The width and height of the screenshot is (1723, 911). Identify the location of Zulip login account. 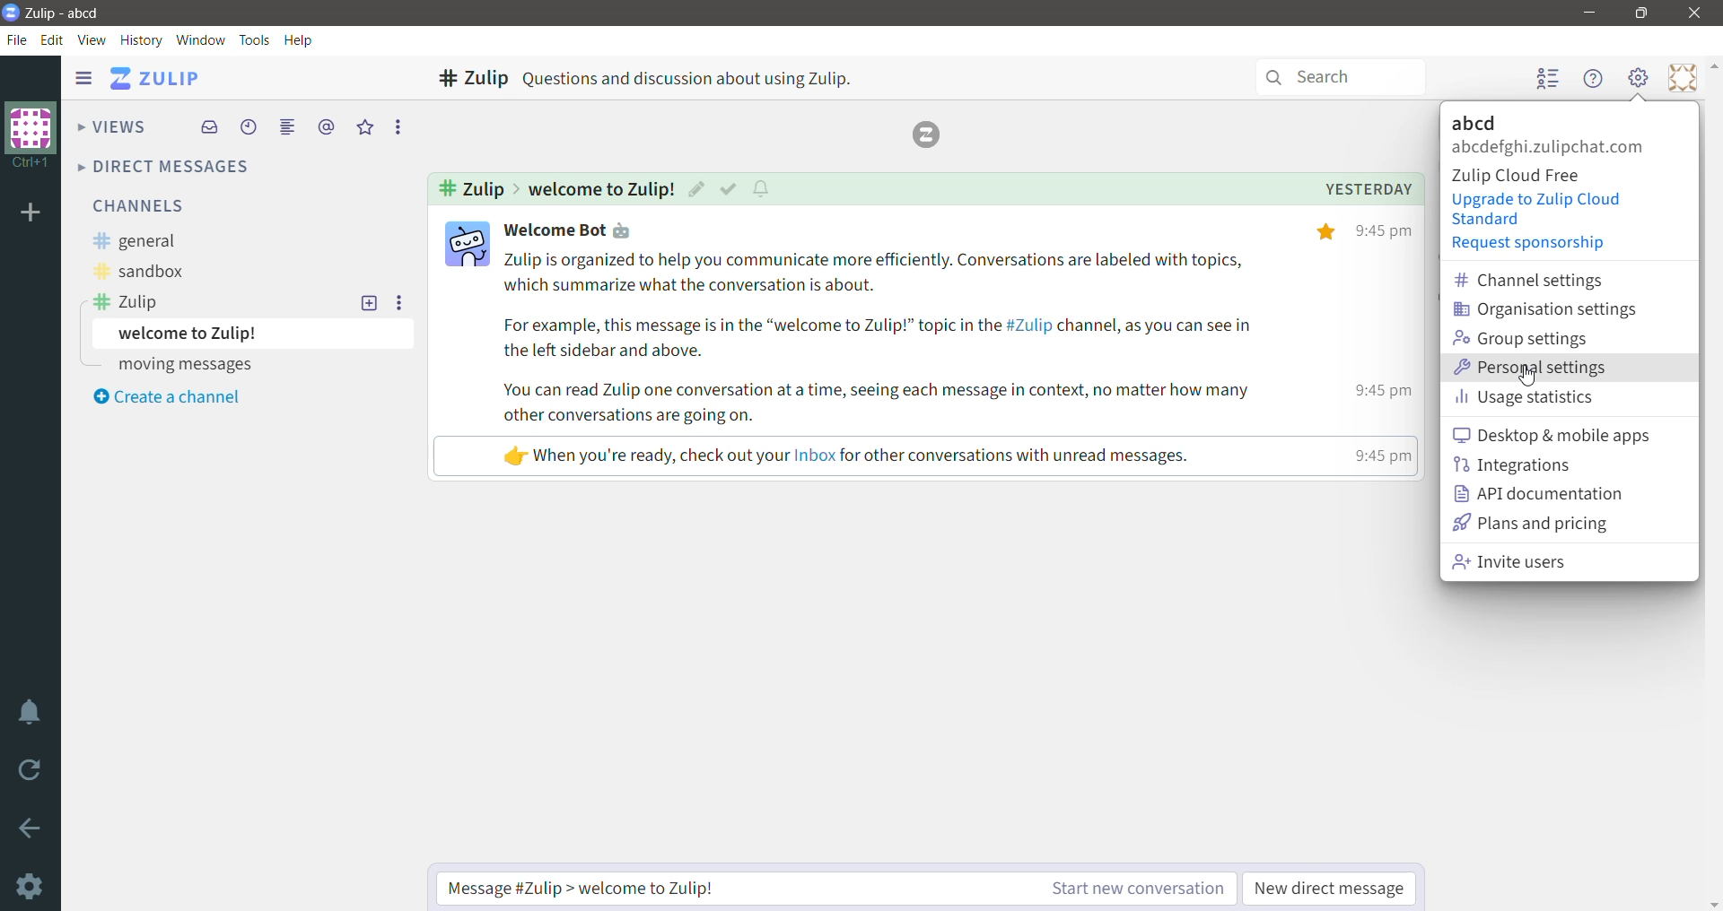
(1558, 148).